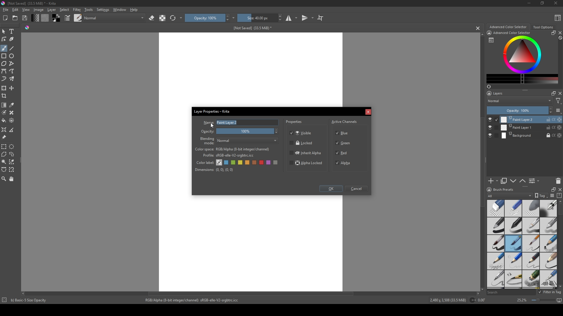 This screenshot has width=563, height=316. I want to click on RGB/Alpha (8-bit integer/channel) sRGB-elle-V2-srgbtrc.icc, so click(194, 300).